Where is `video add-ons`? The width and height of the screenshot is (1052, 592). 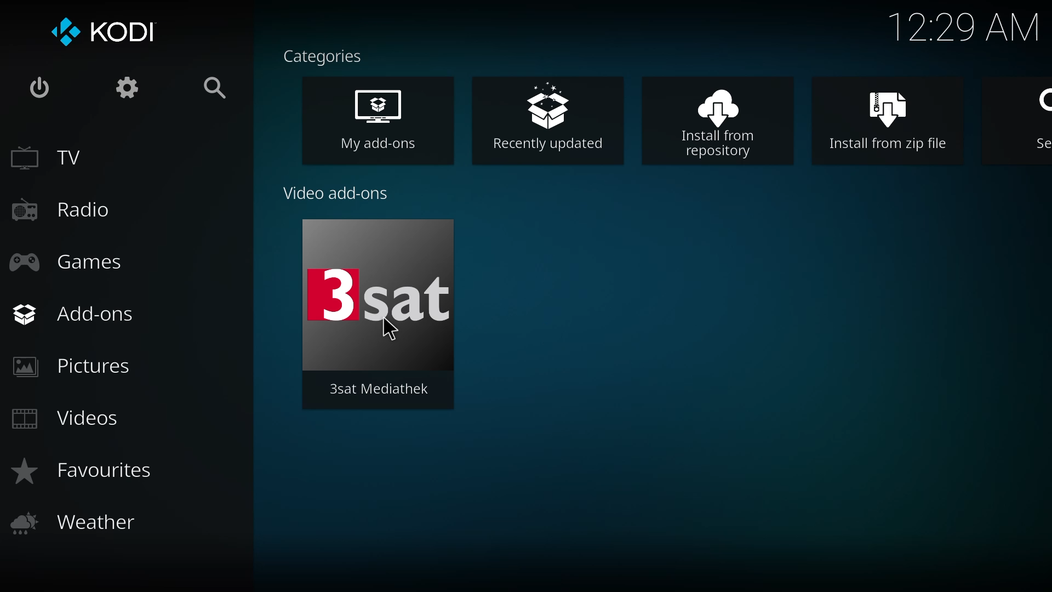 video add-ons is located at coordinates (335, 193).